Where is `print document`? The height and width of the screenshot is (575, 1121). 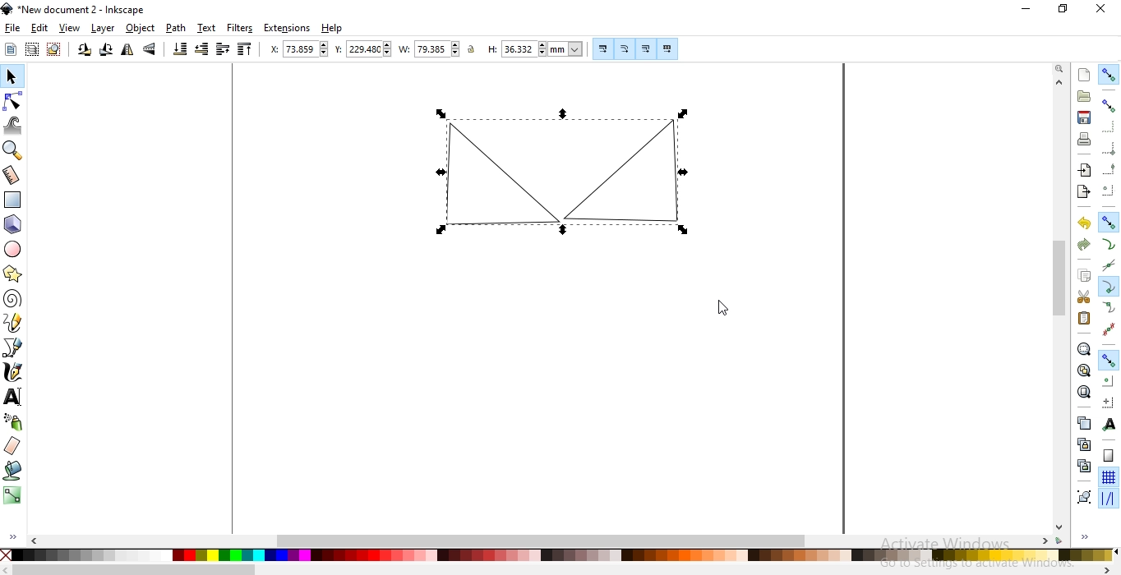
print document is located at coordinates (1085, 138).